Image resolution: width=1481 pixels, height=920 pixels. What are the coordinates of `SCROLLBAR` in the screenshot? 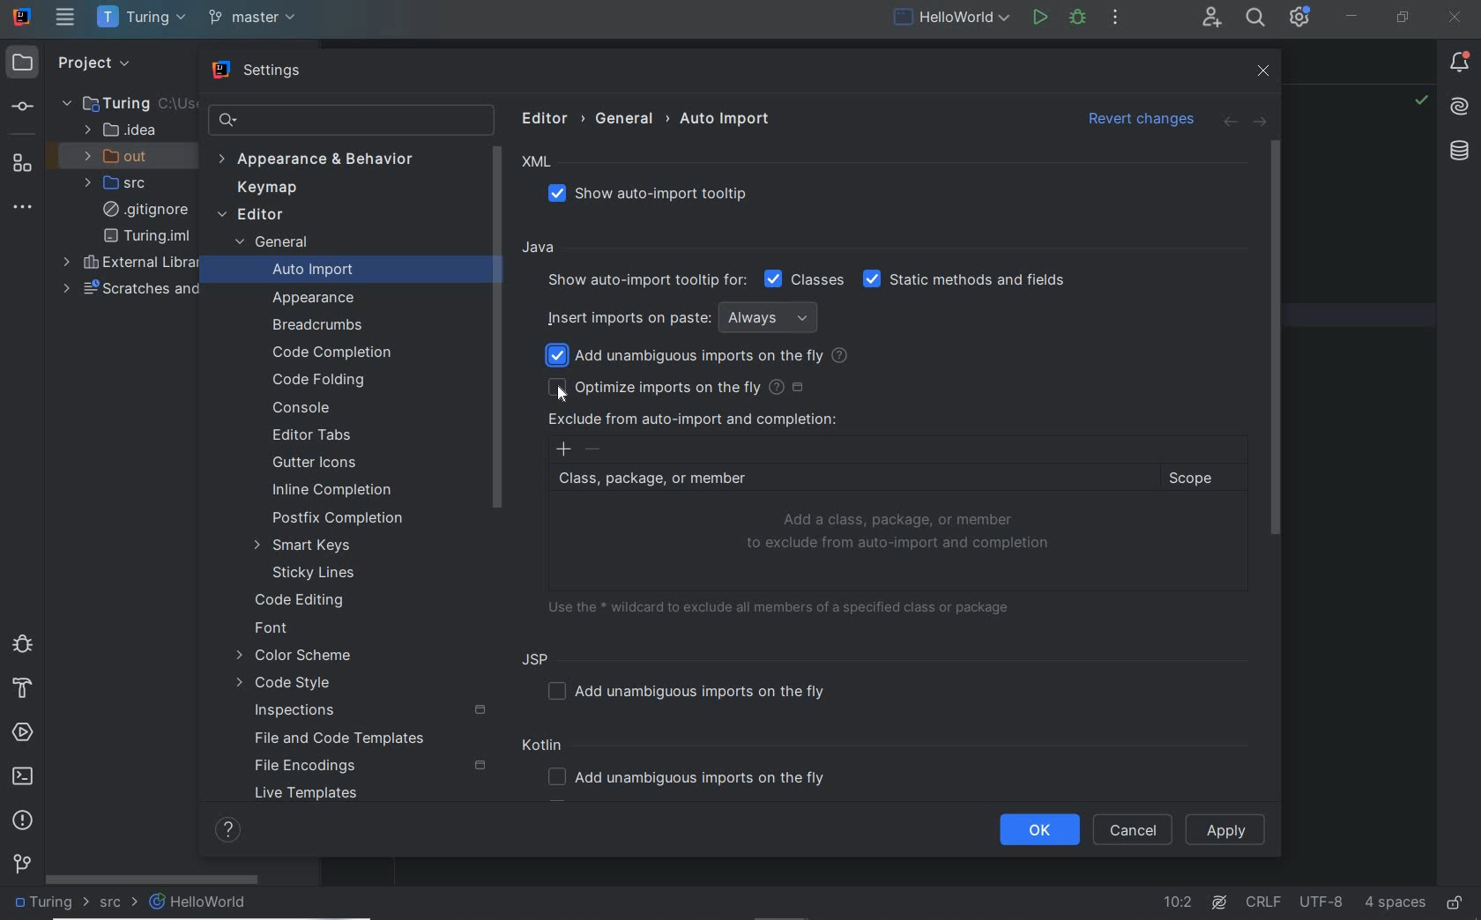 It's located at (153, 877).